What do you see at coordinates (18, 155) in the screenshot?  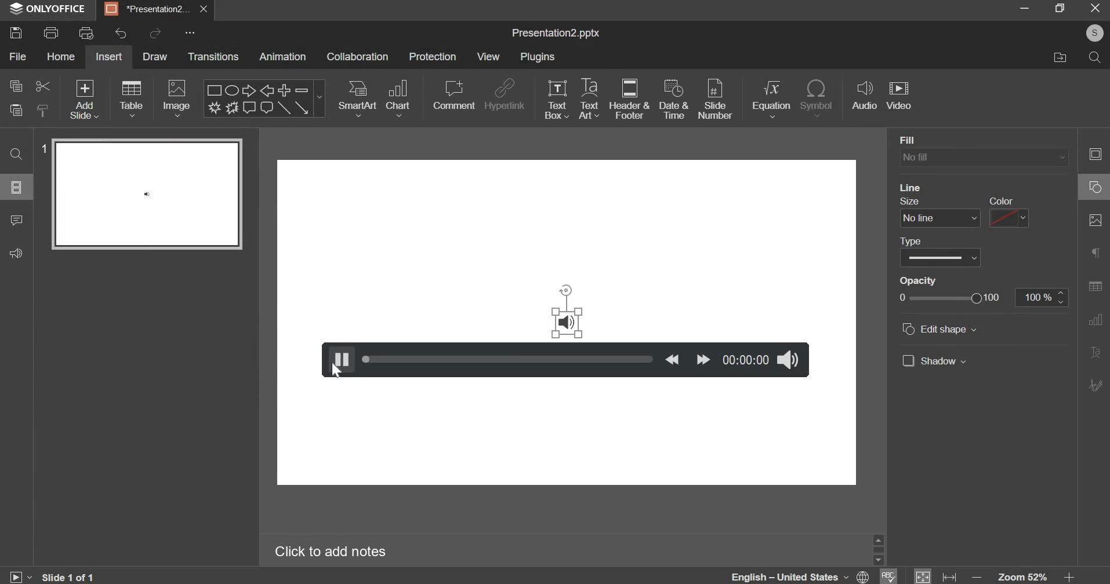 I see `find` at bounding box center [18, 155].